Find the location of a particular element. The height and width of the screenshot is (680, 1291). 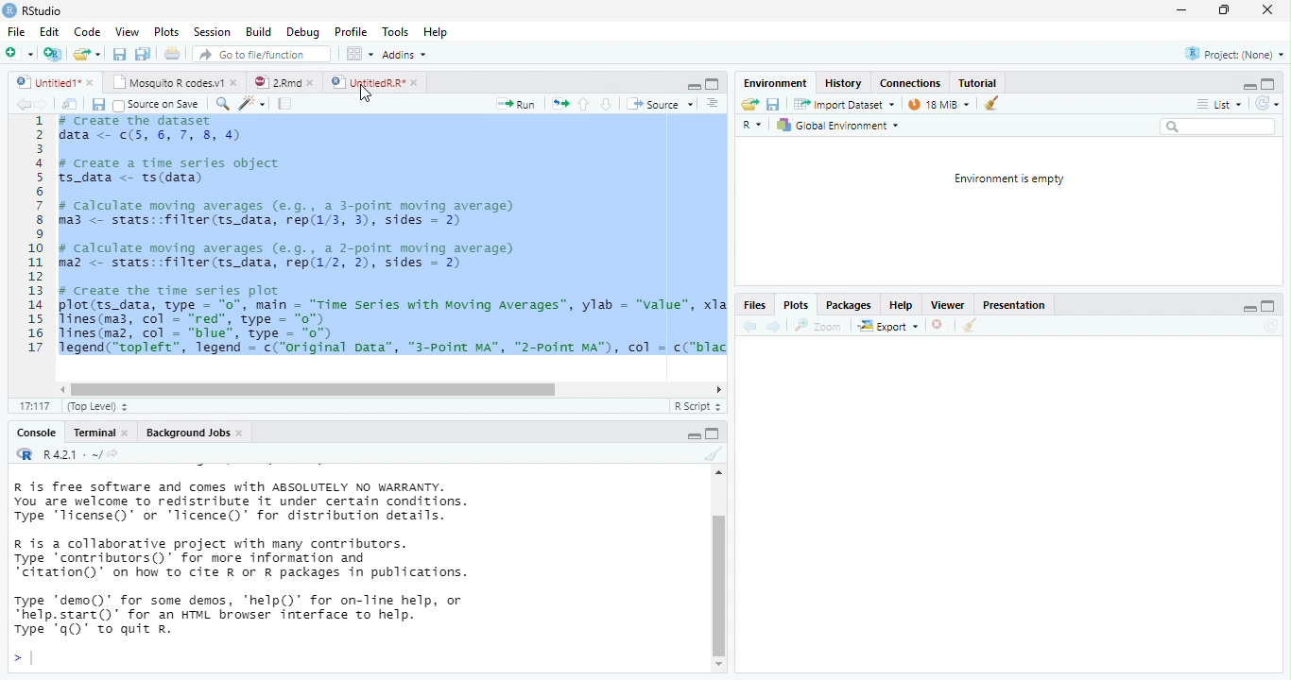

minimize is located at coordinates (1250, 311).